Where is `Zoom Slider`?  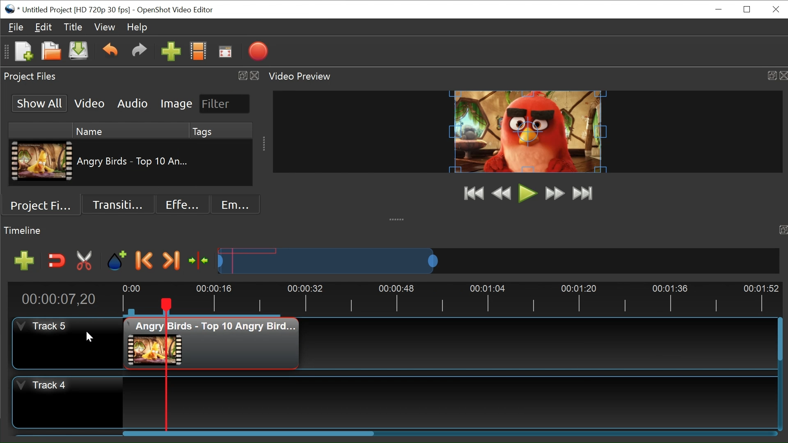 Zoom Slider is located at coordinates (498, 260).